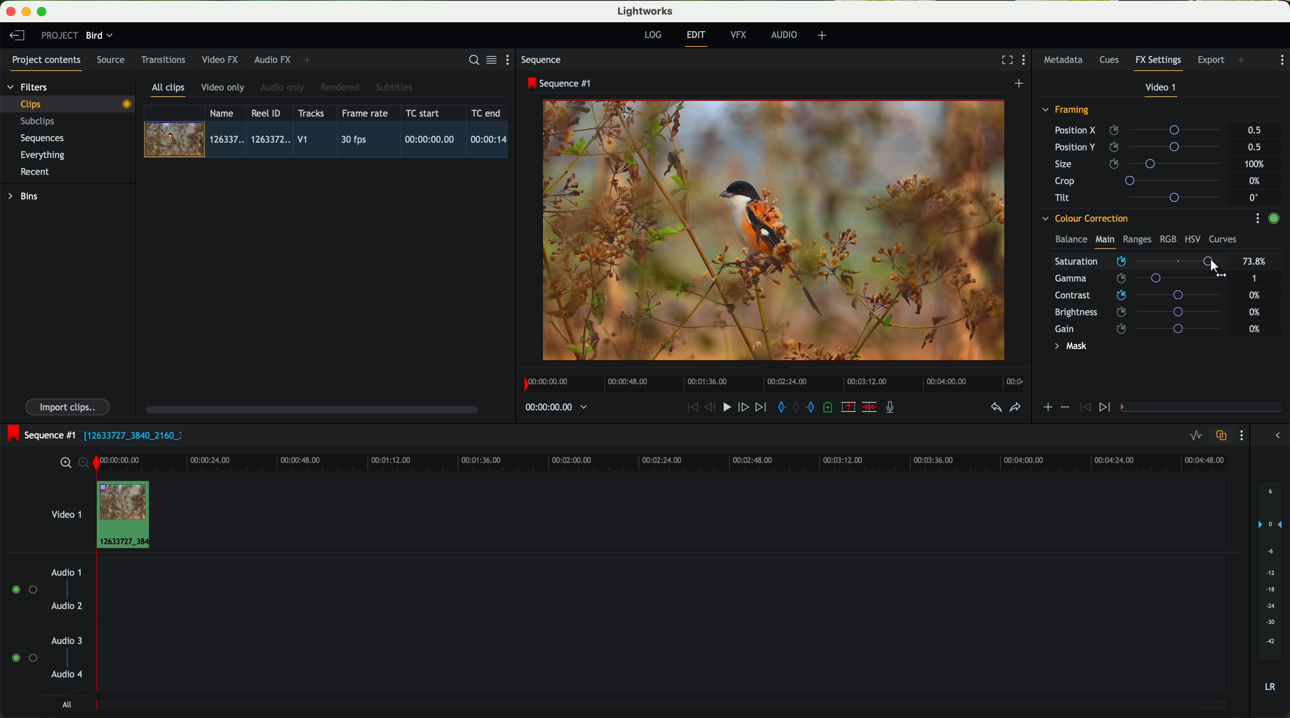 The height and width of the screenshot is (718, 1290). Describe the element at coordinates (1139, 263) in the screenshot. I see `mouse up (saturation)` at that location.